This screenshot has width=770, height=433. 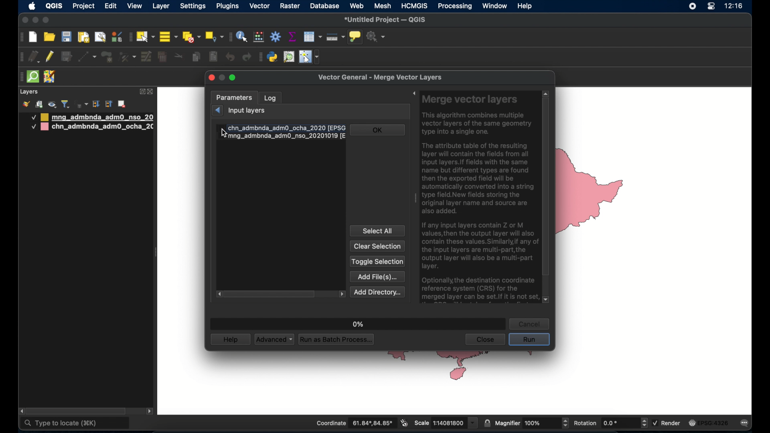 I want to click on attributes toolbar, so click(x=229, y=37).